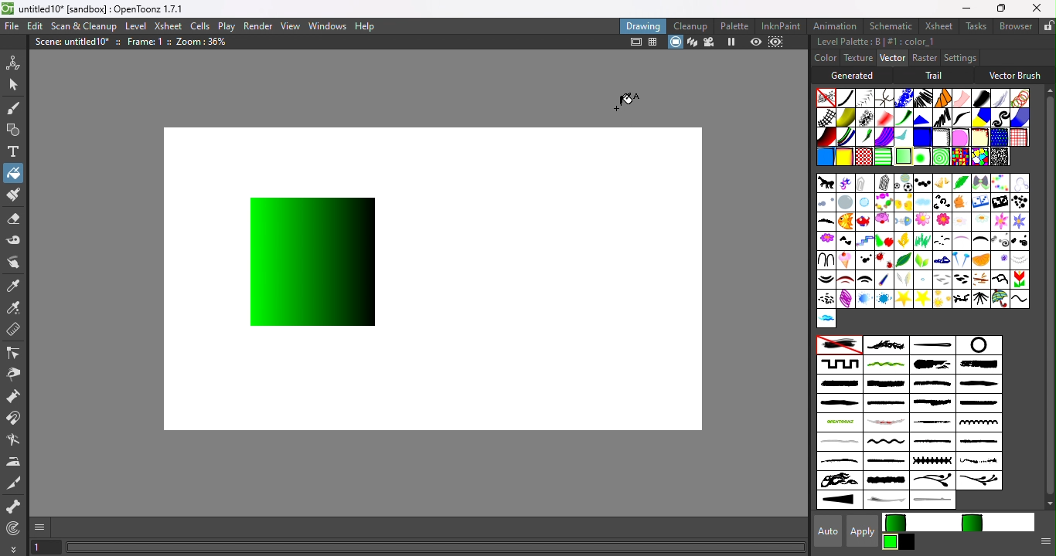  Describe the element at coordinates (778, 42) in the screenshot. I see `Sub-camera view` at that location.